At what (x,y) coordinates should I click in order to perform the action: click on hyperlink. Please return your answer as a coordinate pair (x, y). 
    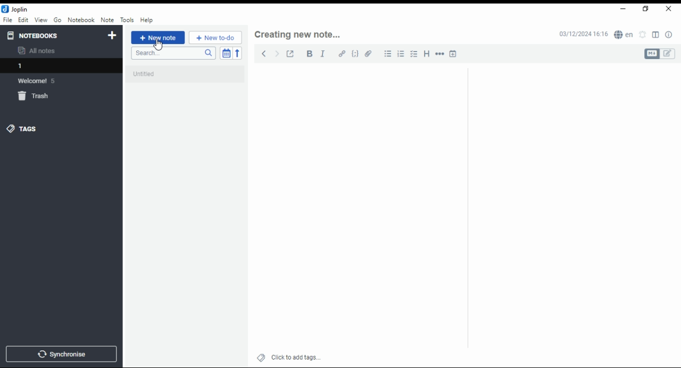
    Looking at the image, I should click on (342, 53).